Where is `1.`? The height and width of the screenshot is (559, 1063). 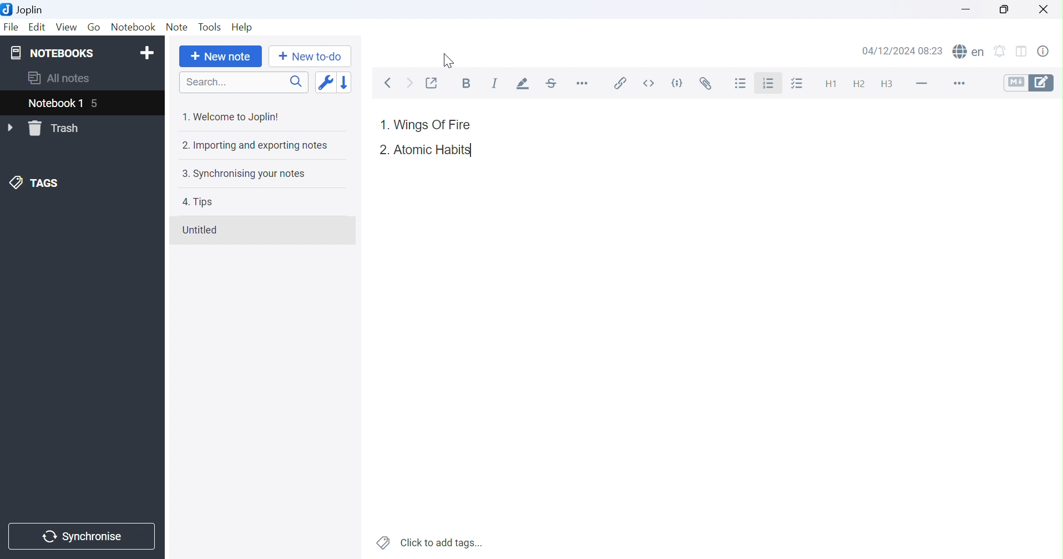
1. is located at coordinates (381, 124).